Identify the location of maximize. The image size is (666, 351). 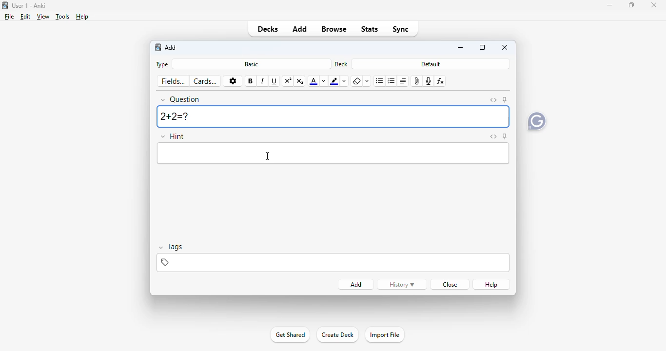
(482, 47).